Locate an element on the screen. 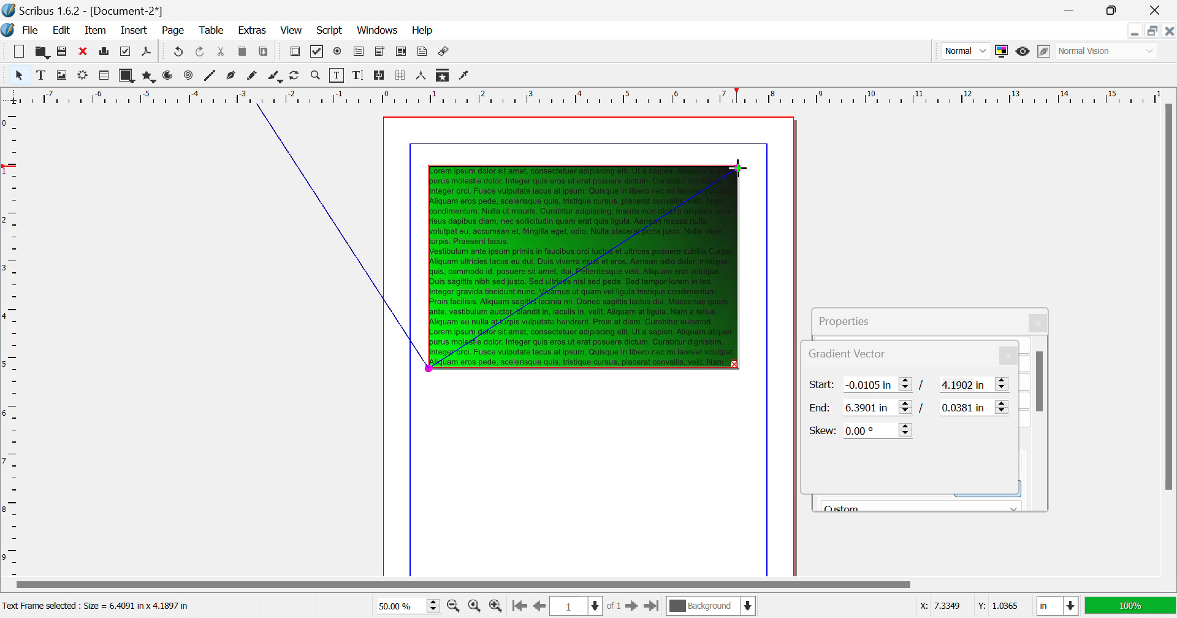 The width and height of the screenshot is (1177, 618). Edit Text with Story Editor is located at coordinates (358, 75).